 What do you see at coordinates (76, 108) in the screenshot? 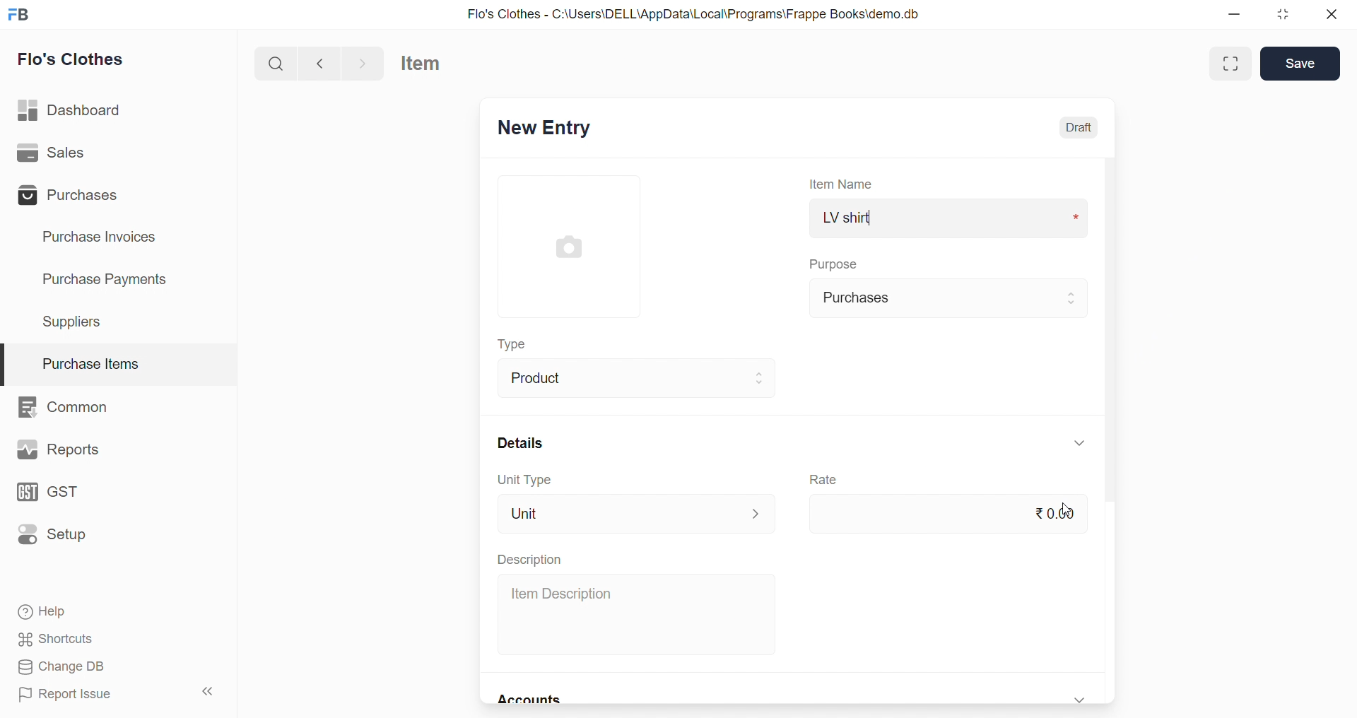
I see `Dashboard` at bounding box center [76, 108].